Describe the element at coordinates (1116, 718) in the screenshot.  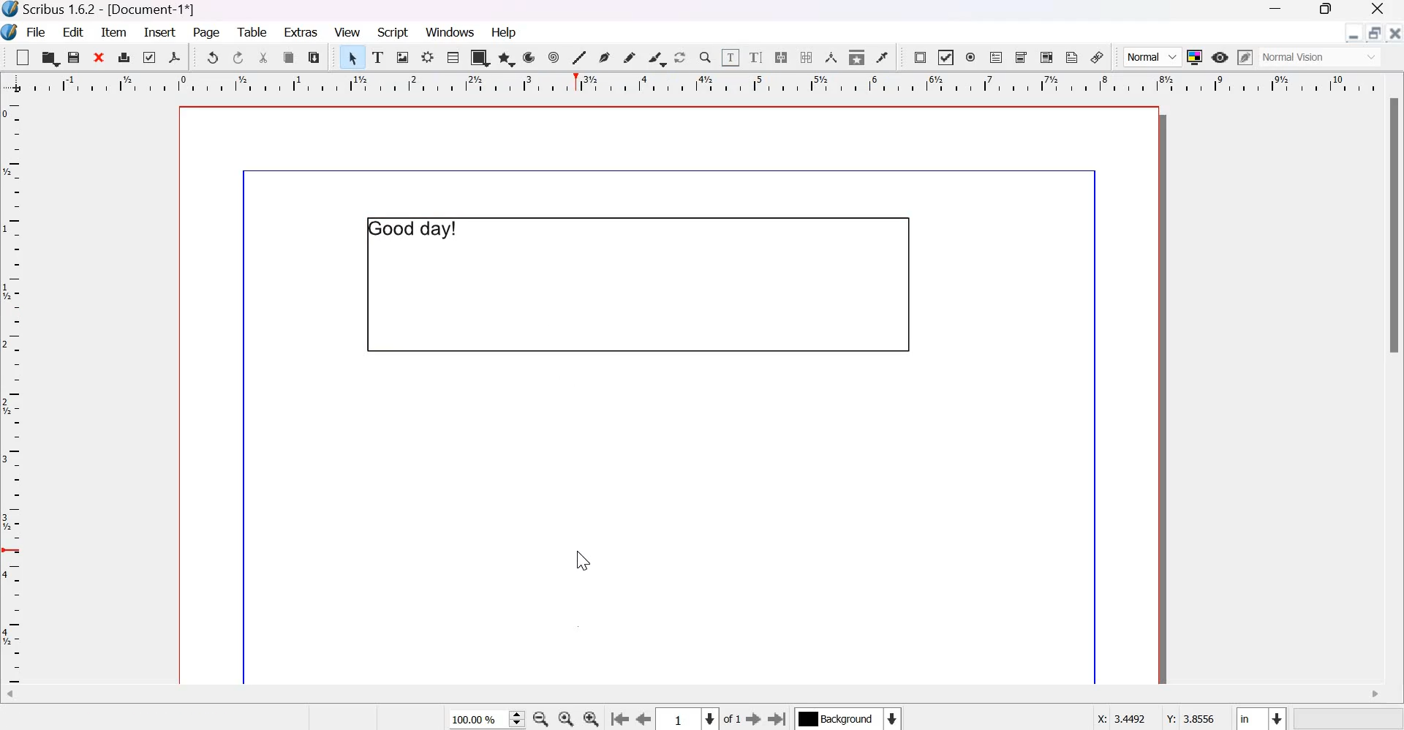
I see `X: 3.4492` at that location.